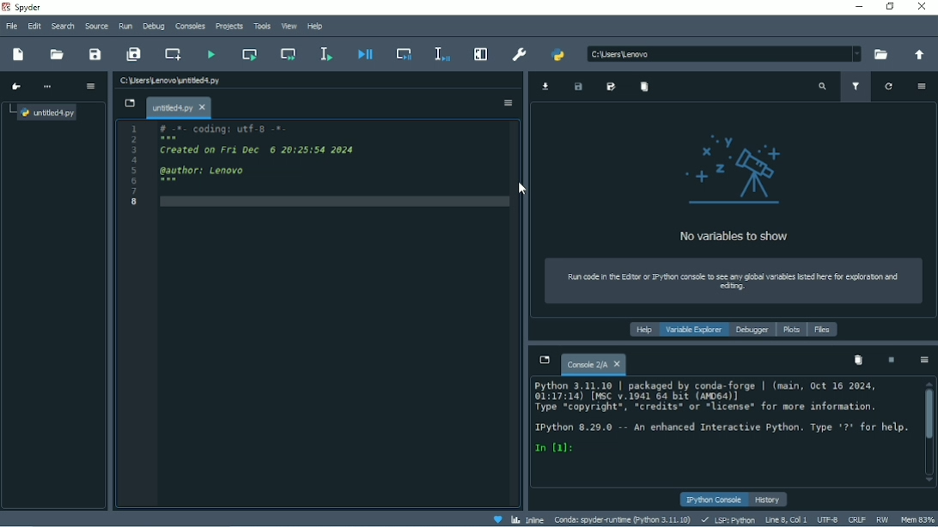 Image resolution: width=938 pixels, height=527 pixels. I want to click on Search, so click(64, 27).